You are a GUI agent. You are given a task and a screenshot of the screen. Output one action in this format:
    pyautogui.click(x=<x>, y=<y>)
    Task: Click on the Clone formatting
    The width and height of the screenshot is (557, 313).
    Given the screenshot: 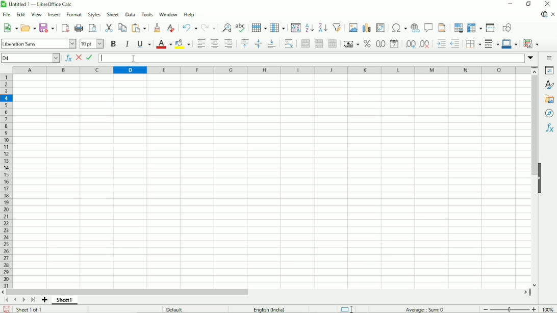 What is the action you would take?
    pyautogui.click(x=156, y=28)
    